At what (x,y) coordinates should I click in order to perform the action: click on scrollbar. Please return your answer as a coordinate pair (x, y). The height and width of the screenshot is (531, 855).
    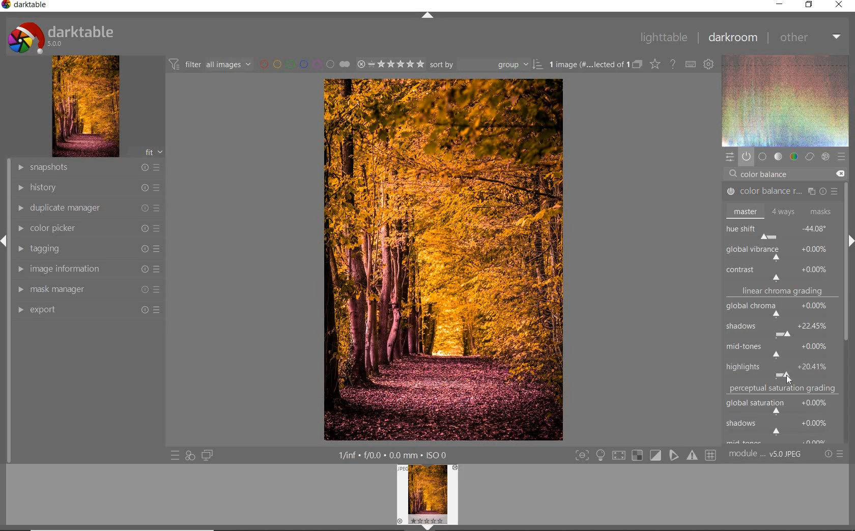
    Looking at the image, I should click on (847, 202).